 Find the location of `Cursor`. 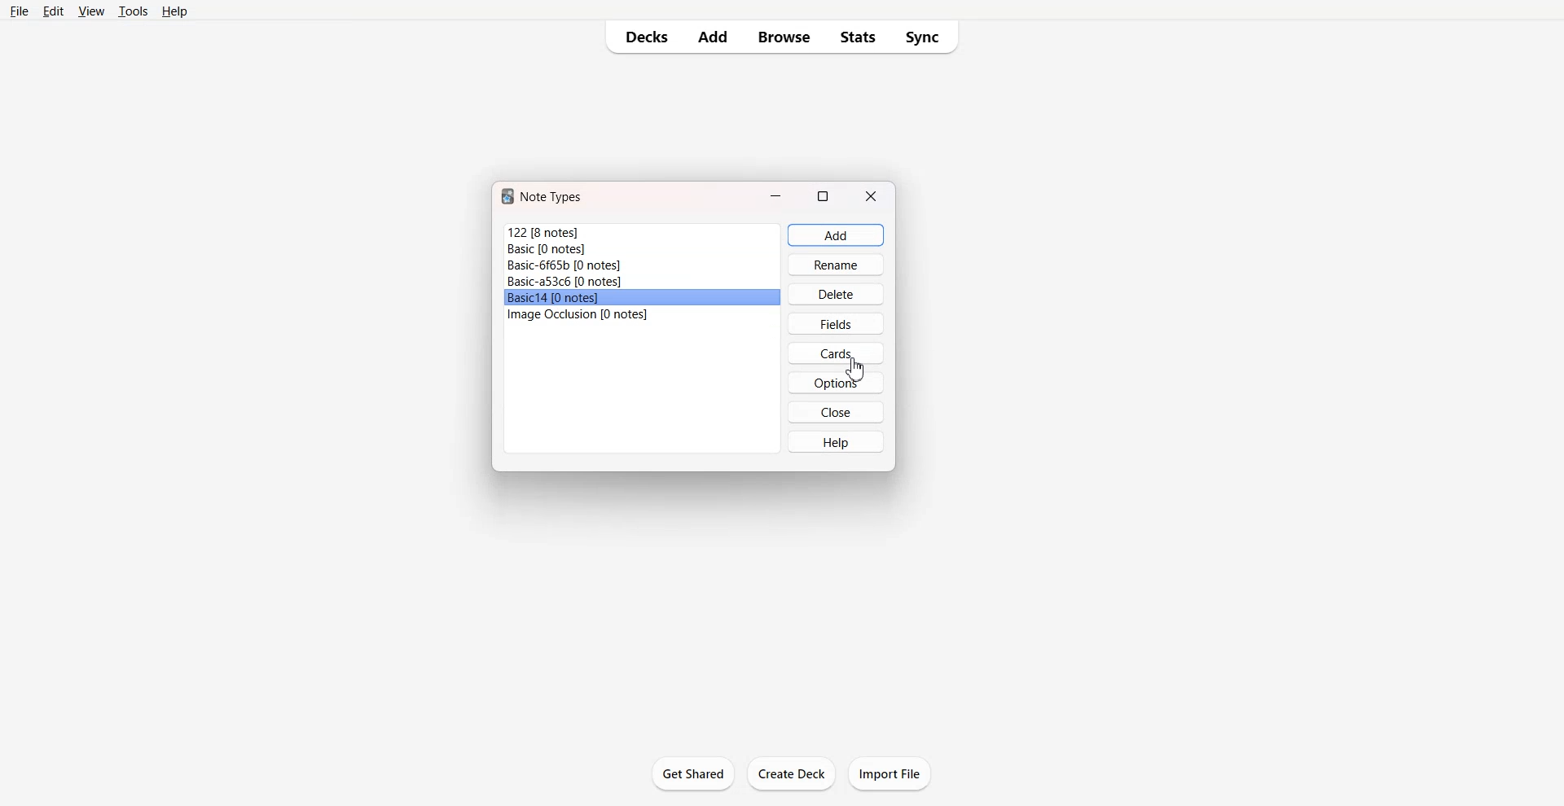

Cursor is located at coordinates (854, 370).